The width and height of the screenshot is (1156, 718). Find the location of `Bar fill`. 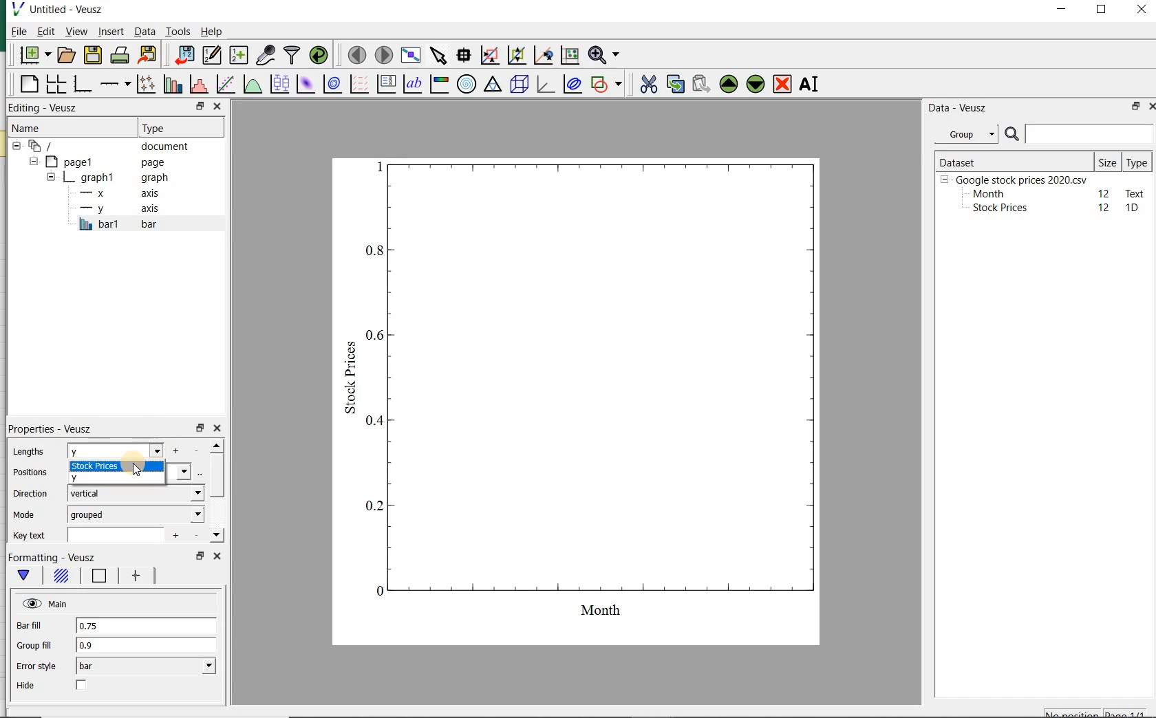

Bar fill is located at coordinates (30, 627).